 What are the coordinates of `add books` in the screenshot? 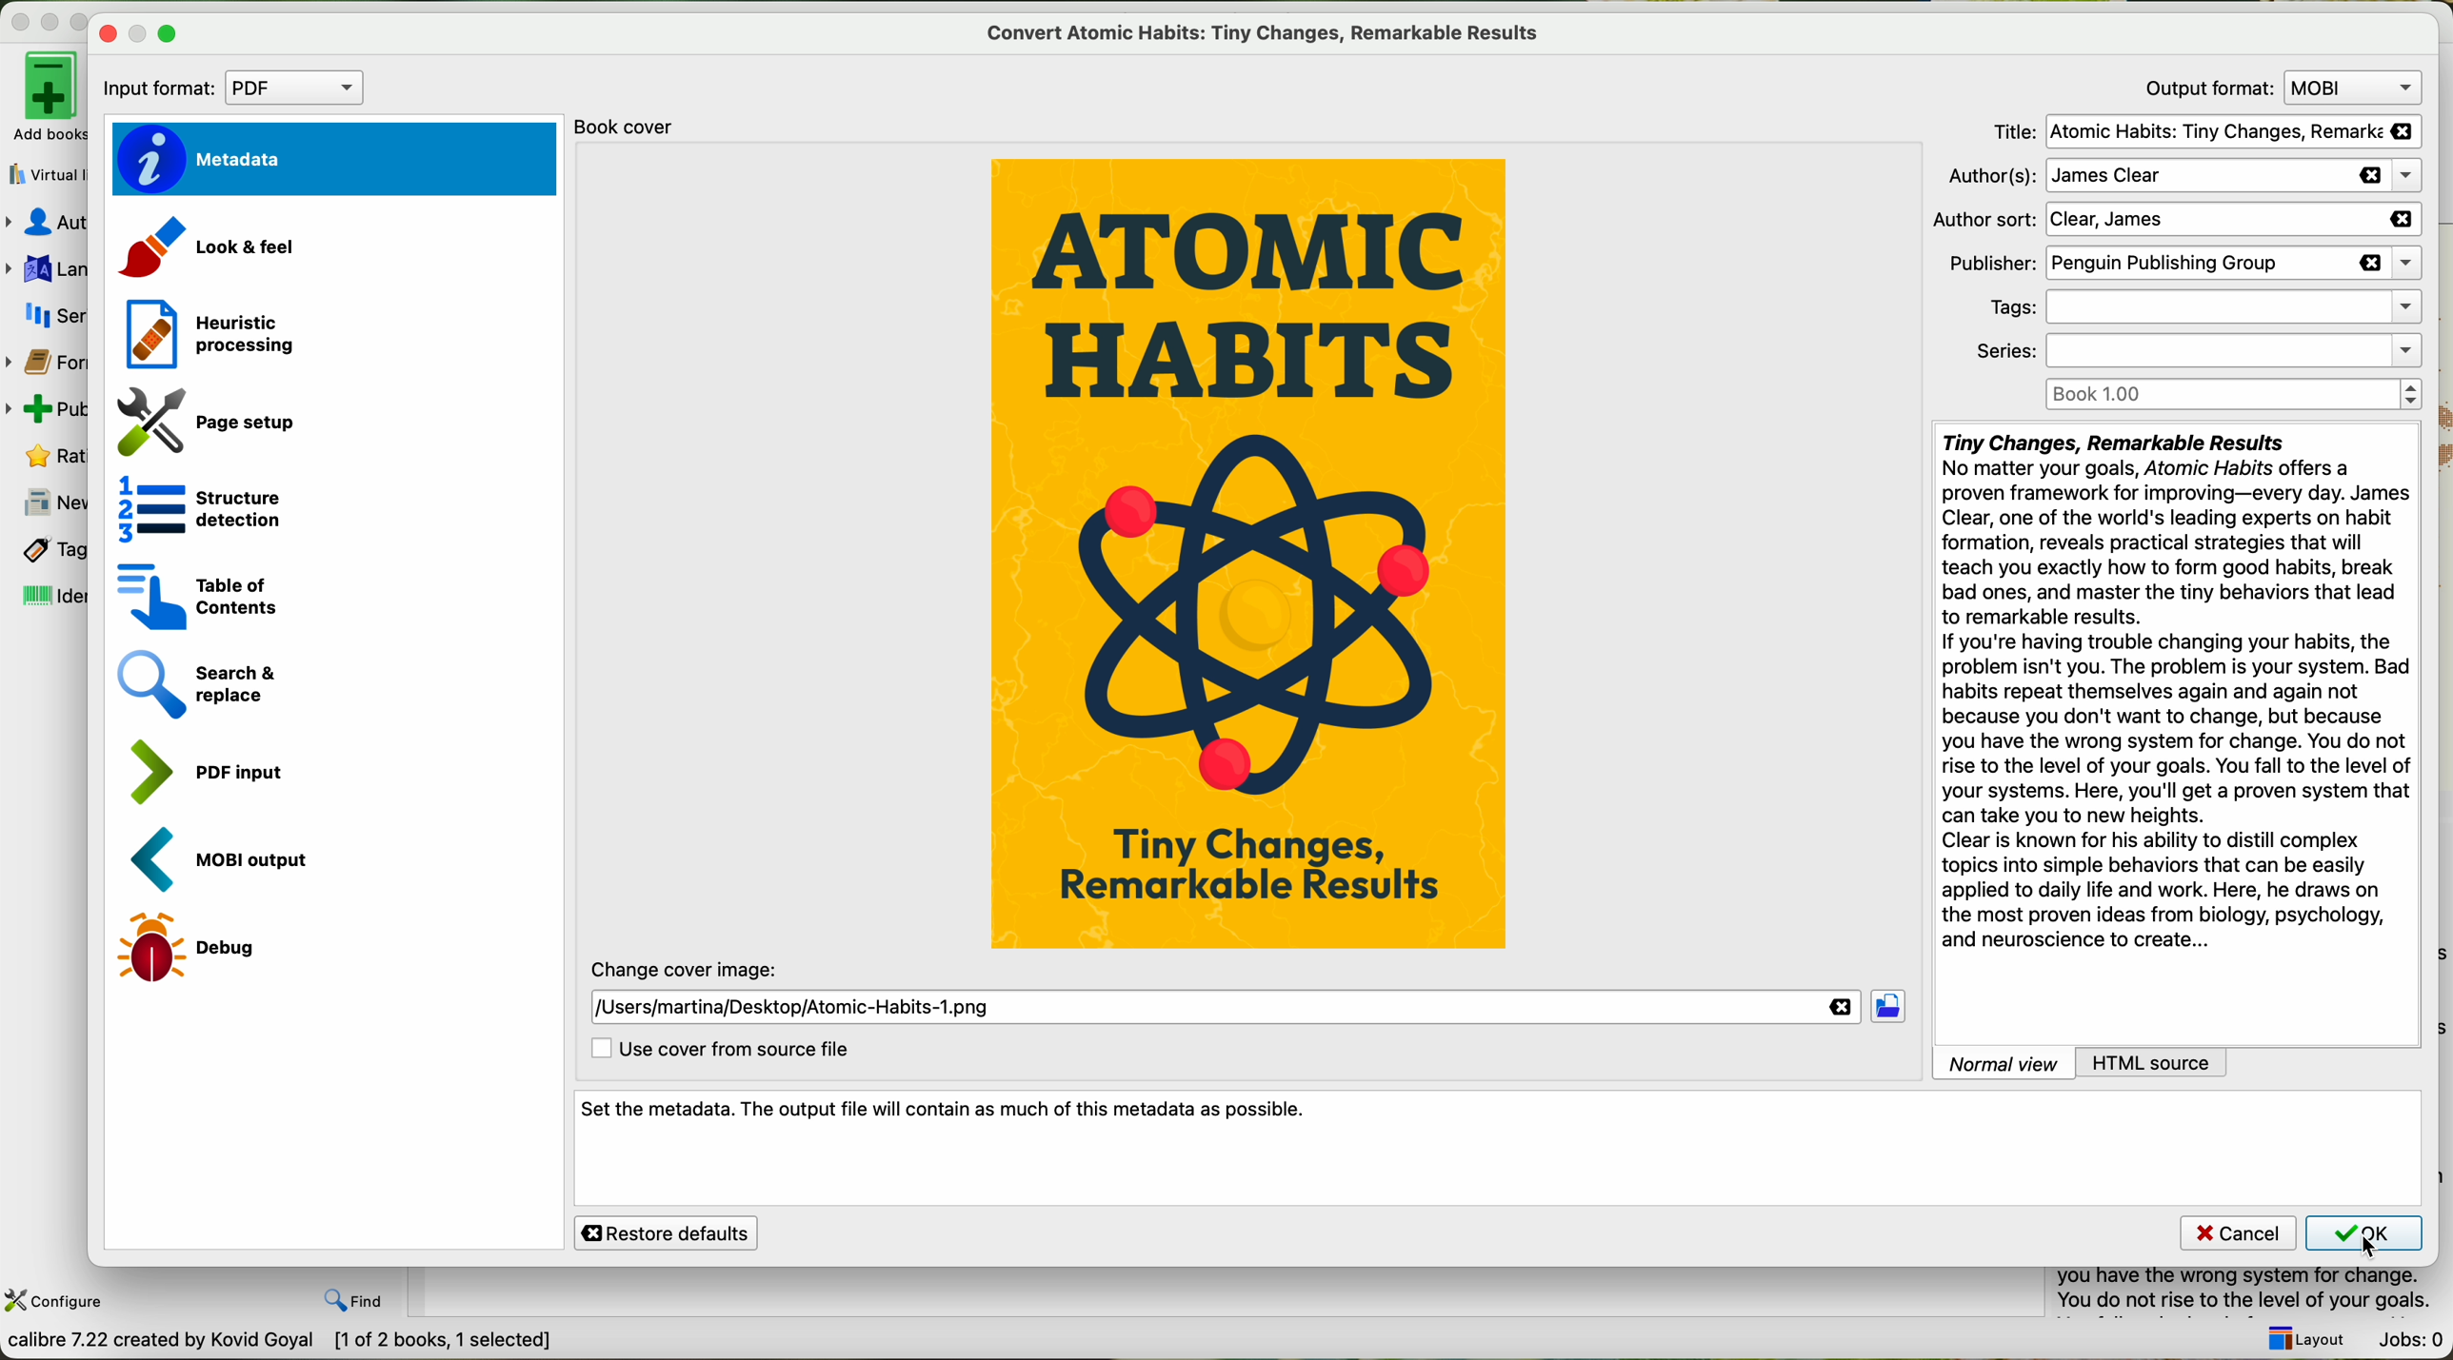 It's located at (43, 96).